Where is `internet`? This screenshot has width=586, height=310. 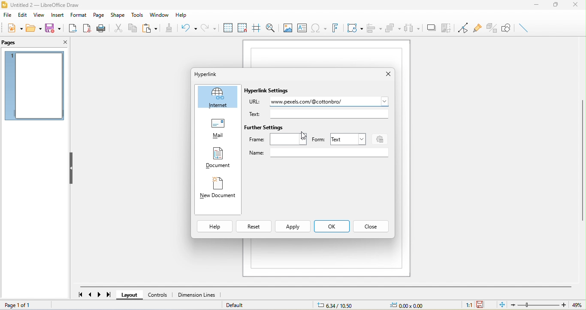 internet is located at coordinates (217, 97).